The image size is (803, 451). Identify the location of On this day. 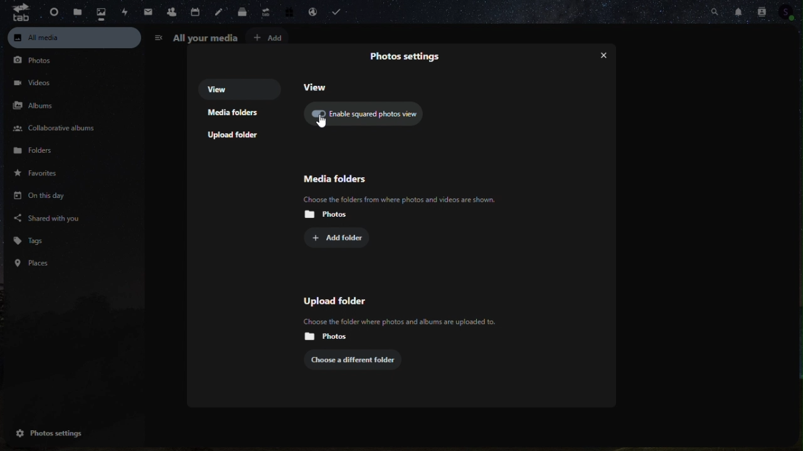
(37, 197).